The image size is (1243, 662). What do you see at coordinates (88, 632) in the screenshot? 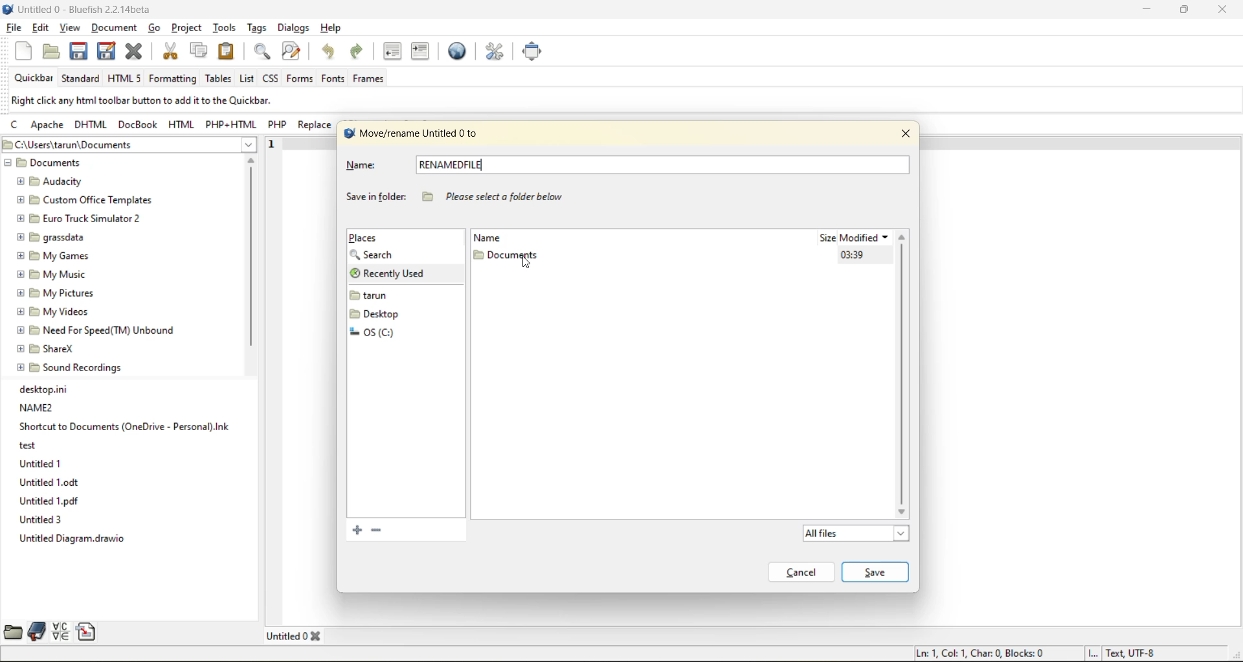
I see `snippets` at bounding box center [88, 632].